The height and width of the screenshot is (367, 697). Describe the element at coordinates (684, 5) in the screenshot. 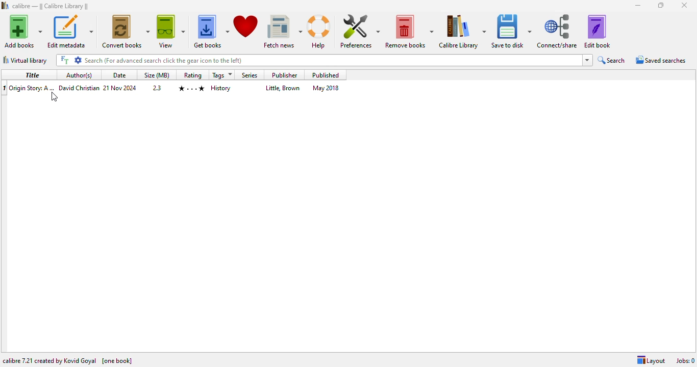

I see `close` at that location.